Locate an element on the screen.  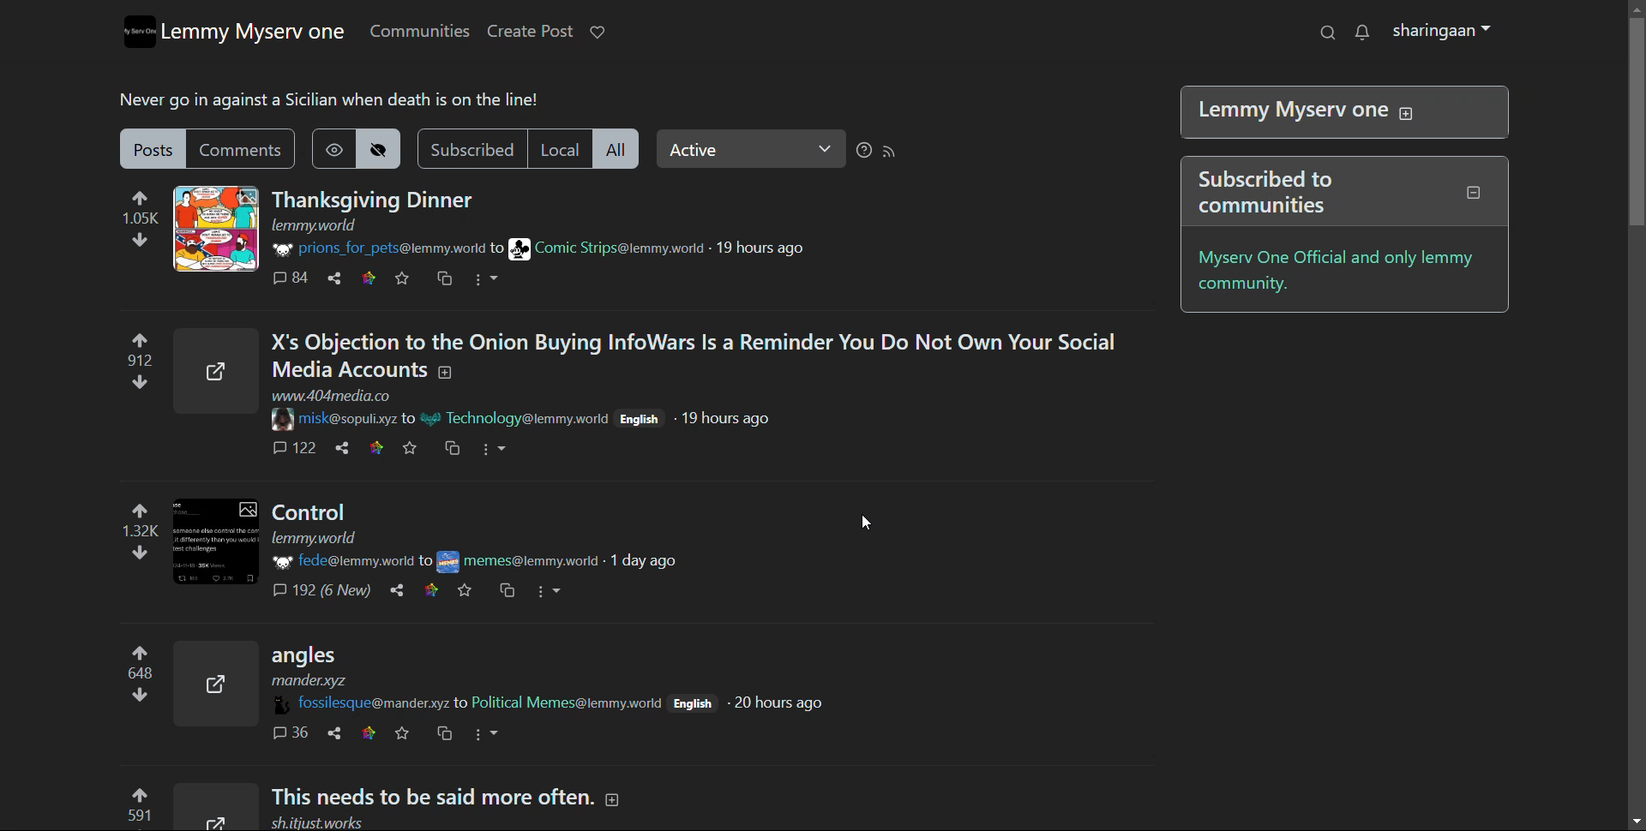
link is located at coordinates (372, 449).